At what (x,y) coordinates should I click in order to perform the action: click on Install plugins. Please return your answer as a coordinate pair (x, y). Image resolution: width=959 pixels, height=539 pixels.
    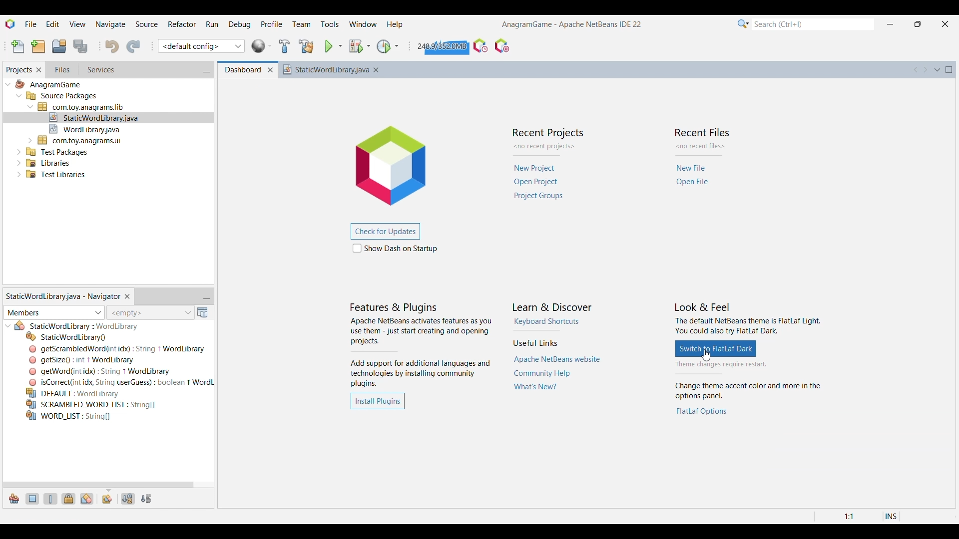
    Looking at the image, I should click on (377, 401).